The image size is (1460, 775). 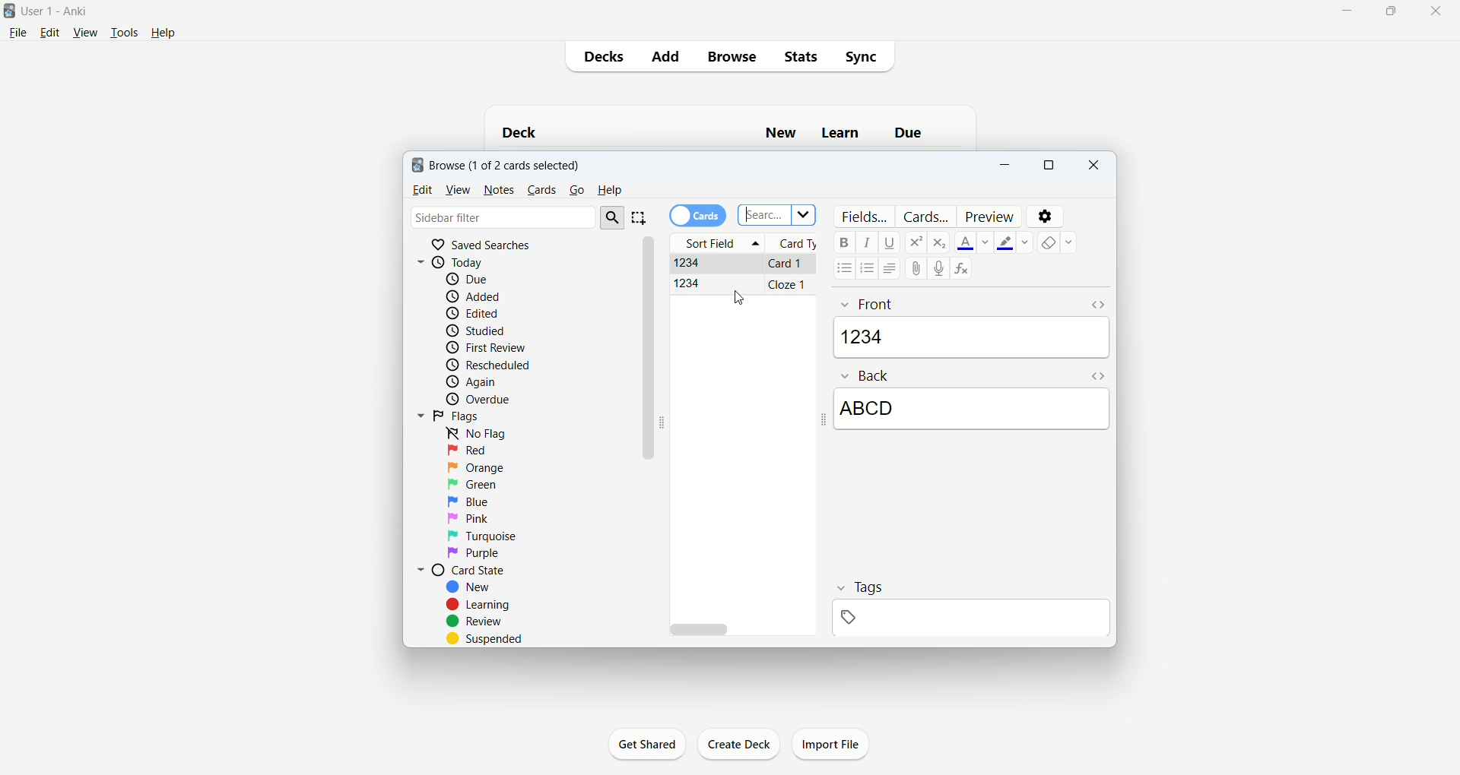 I want to click on learn, so click(x=843, y=134).